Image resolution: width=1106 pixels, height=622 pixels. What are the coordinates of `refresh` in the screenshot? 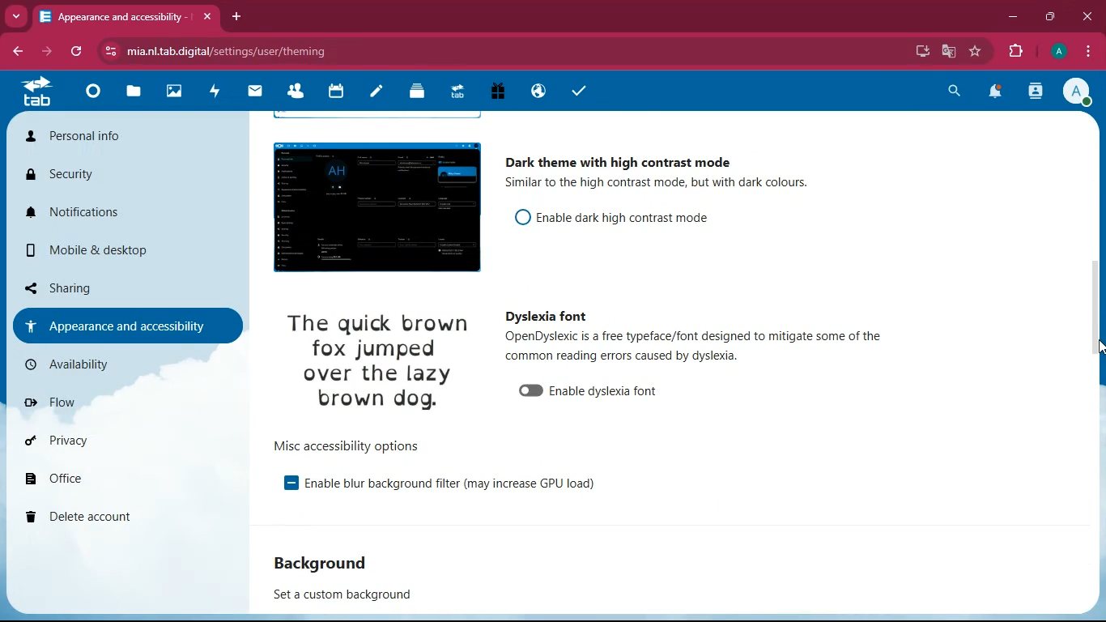 It's located at (79, 51).